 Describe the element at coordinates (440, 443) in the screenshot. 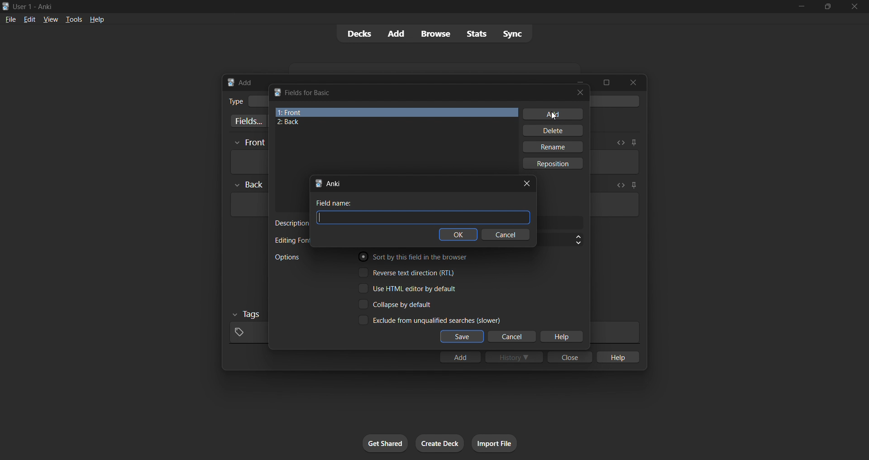

I see `create deck` at that location.